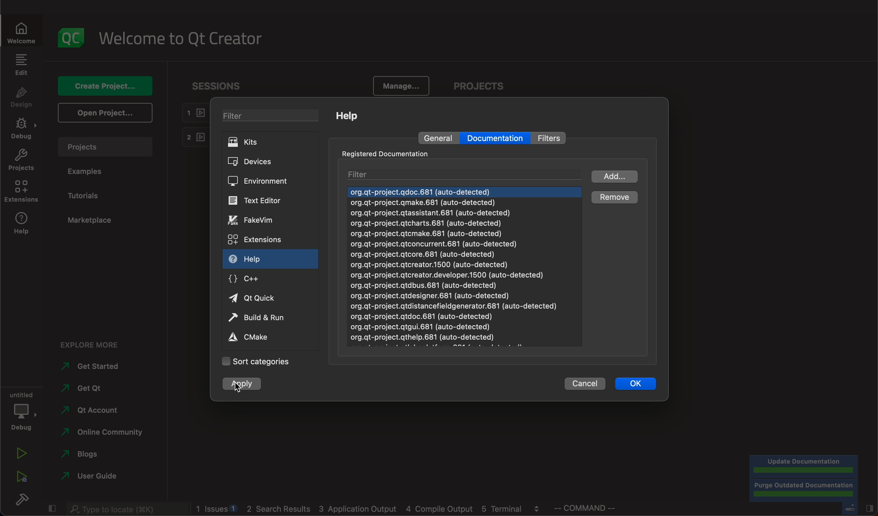  I want to click on filter, so click(554, 137).